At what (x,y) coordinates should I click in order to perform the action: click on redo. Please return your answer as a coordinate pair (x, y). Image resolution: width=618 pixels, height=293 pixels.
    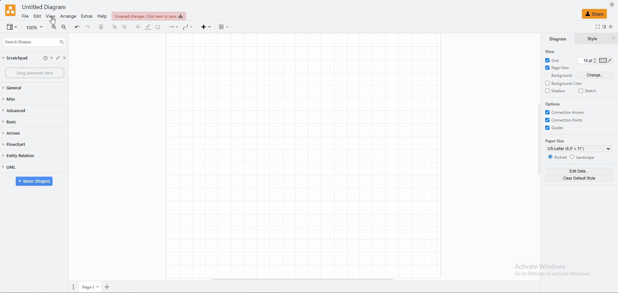
    Looking at the image, I should click on (88, 27).